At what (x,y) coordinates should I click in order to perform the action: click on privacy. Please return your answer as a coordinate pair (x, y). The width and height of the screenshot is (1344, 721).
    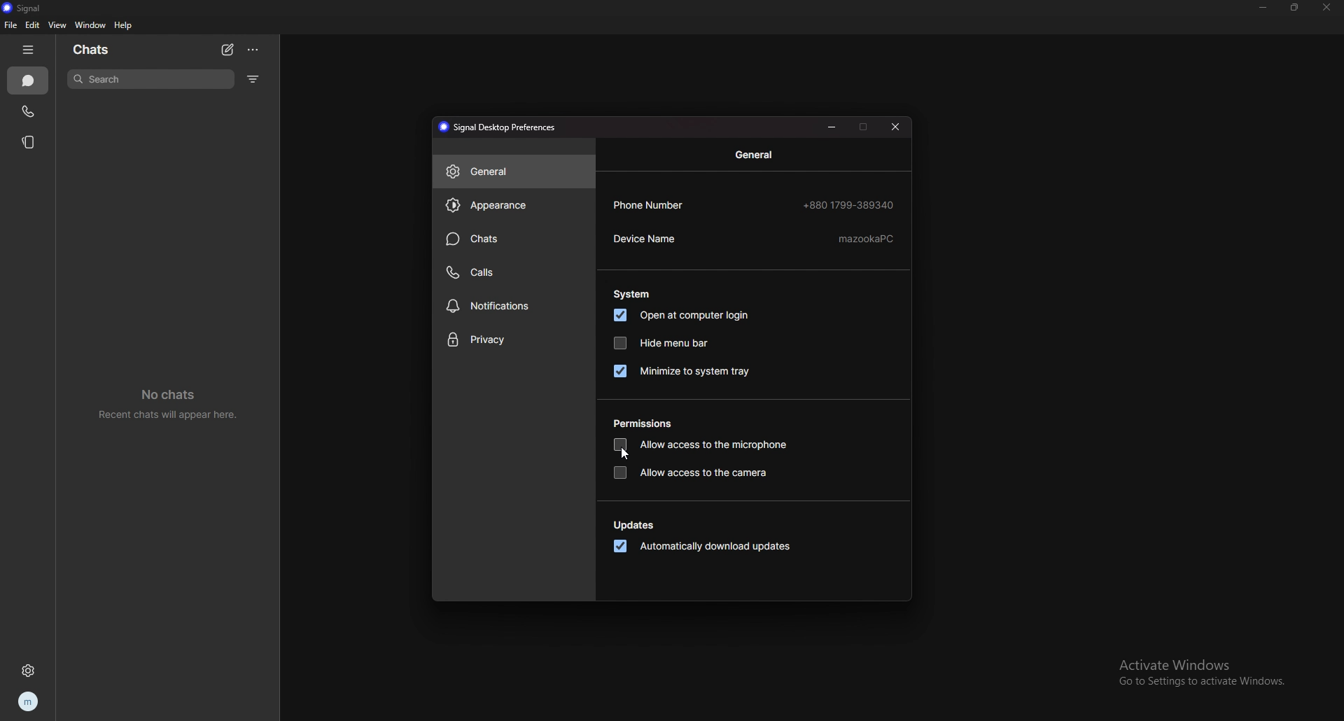
    Looking at the image, I should click on (514, 340).